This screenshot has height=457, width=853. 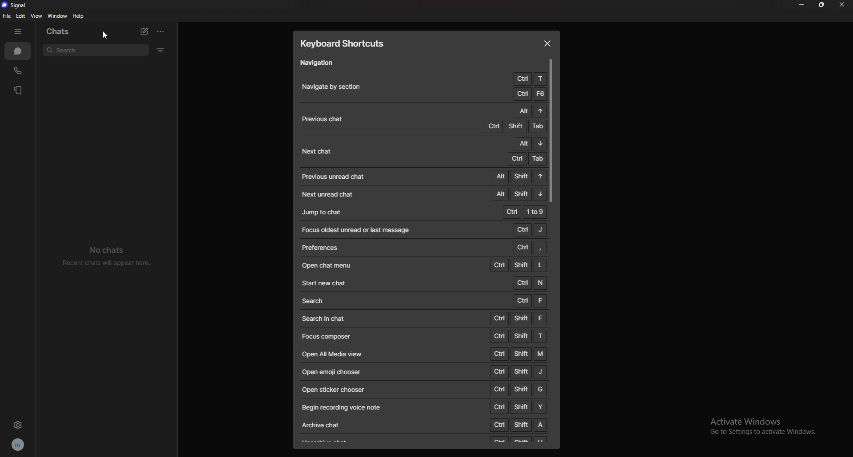 I want to click on , so click(x=321, y=248).